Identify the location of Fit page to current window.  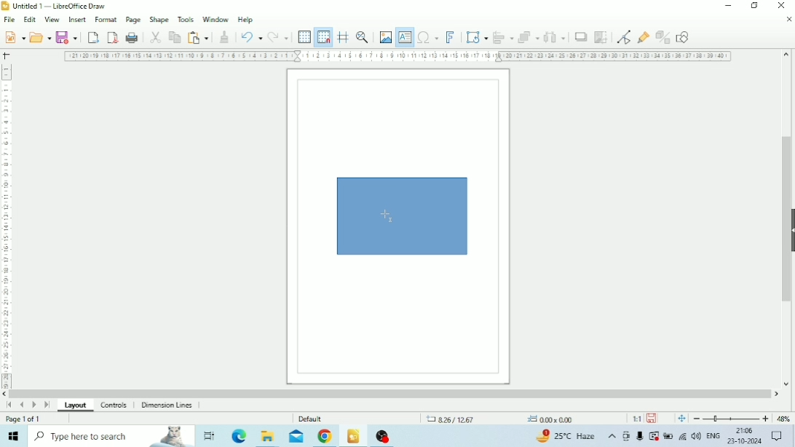
(681, 419).